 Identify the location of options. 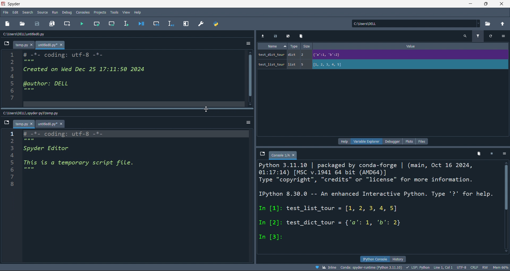
(504, 154).